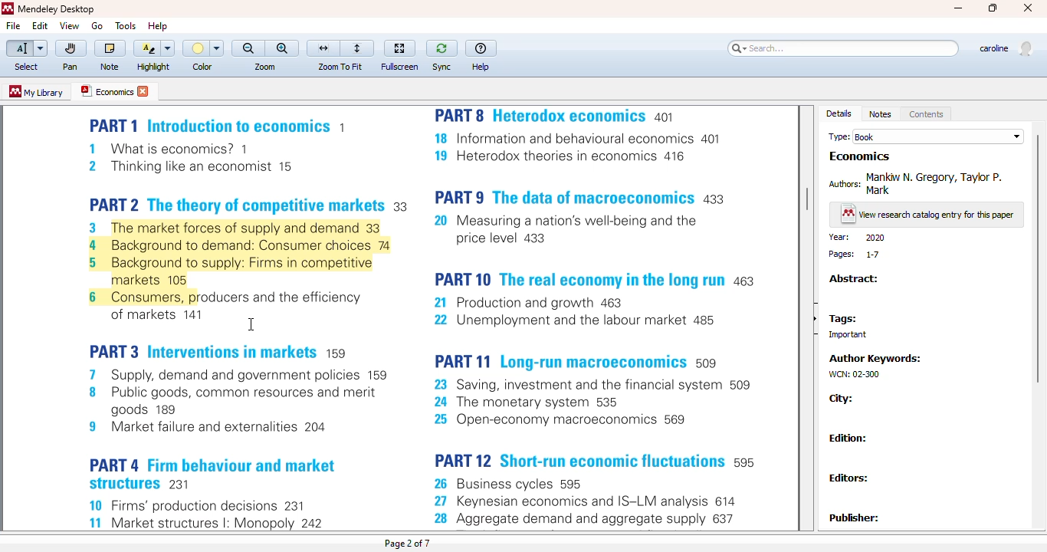  Describe the element at coordinates (851, 477) in the screenshot. I see `editors` at that location.